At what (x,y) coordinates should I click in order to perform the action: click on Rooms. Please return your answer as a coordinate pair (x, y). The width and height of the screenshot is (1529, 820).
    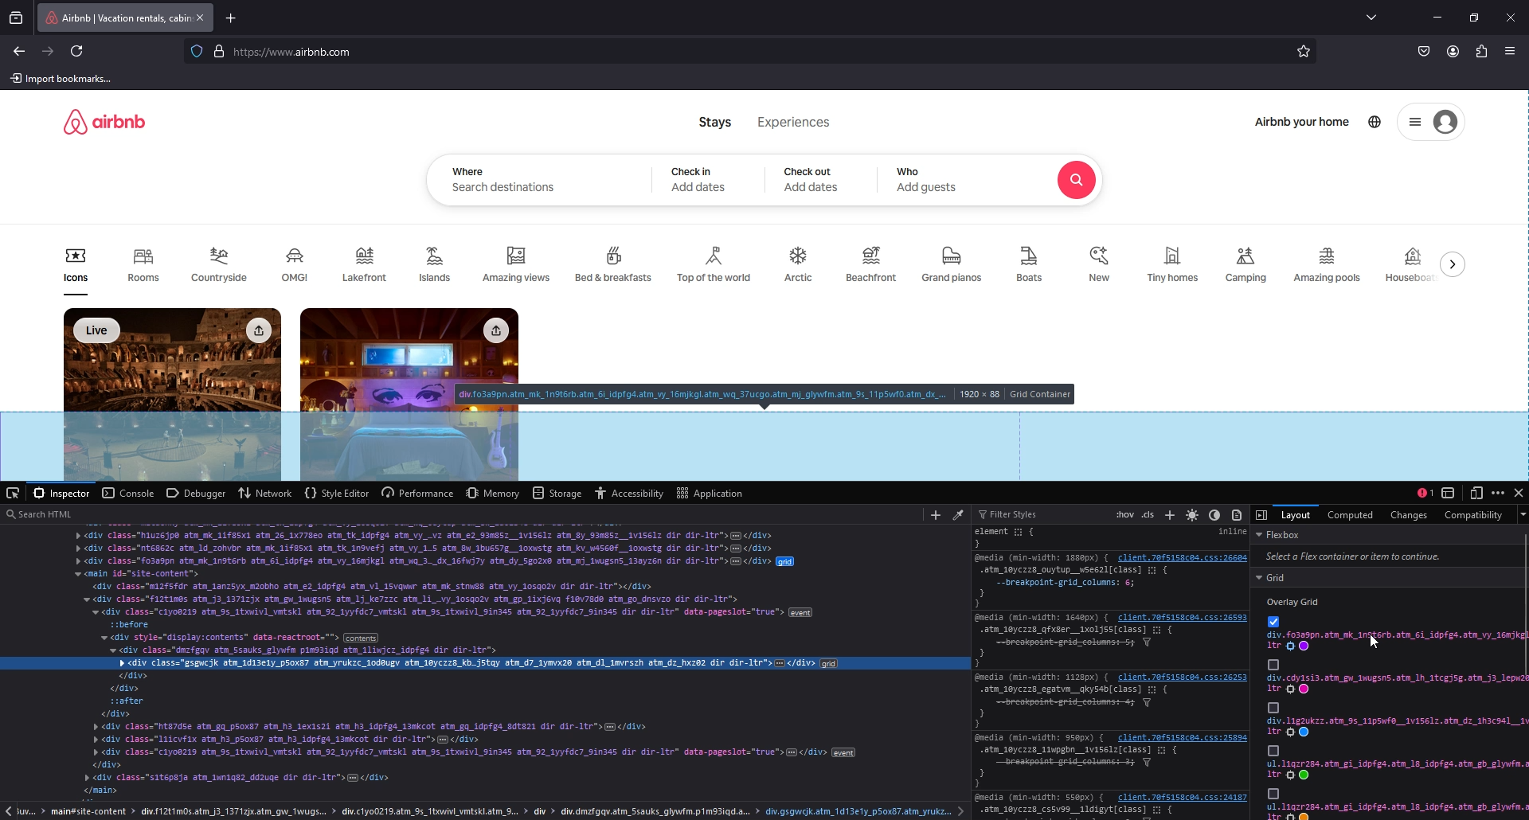
    Looking at the image, I should click on (143, 270).